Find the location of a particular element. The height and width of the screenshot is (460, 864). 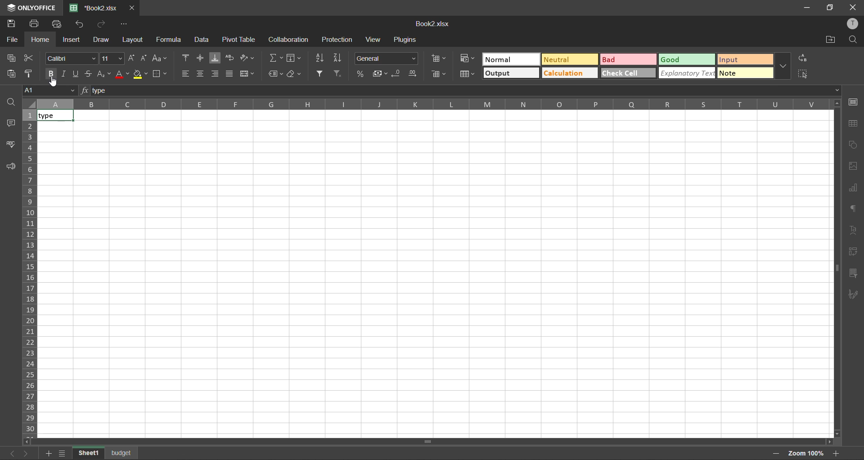

paragraph is located at coordinates (853, 209).